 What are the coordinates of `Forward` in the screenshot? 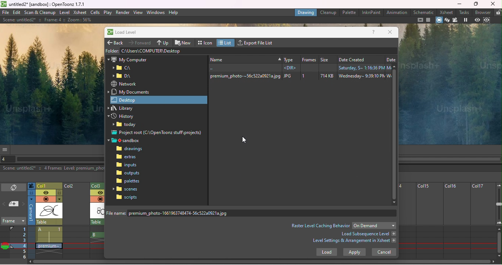 It's located at (141, 42).